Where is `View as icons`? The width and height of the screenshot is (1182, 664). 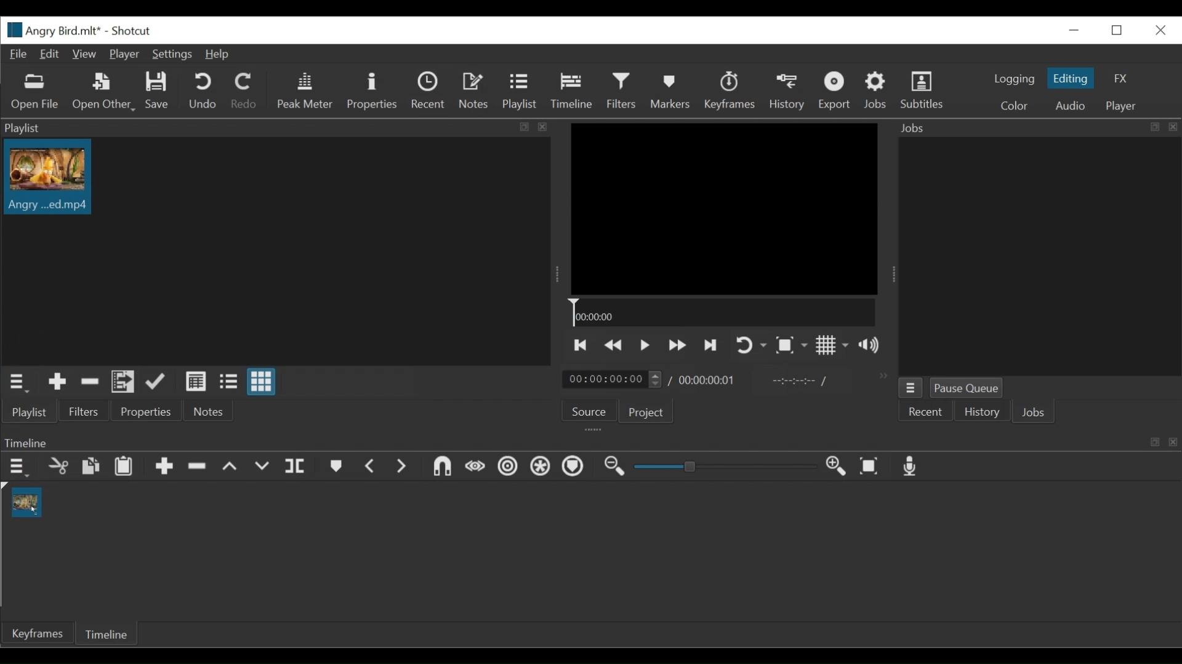 View as icons is located at coordinates (262, 382).